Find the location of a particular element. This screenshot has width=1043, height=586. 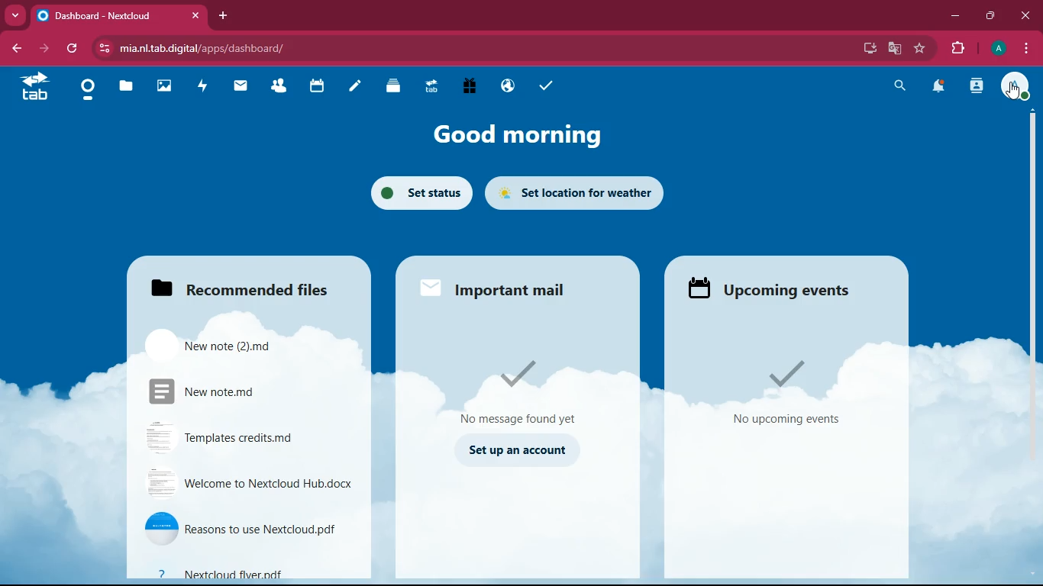

tab is located at coordinates (106, 16).